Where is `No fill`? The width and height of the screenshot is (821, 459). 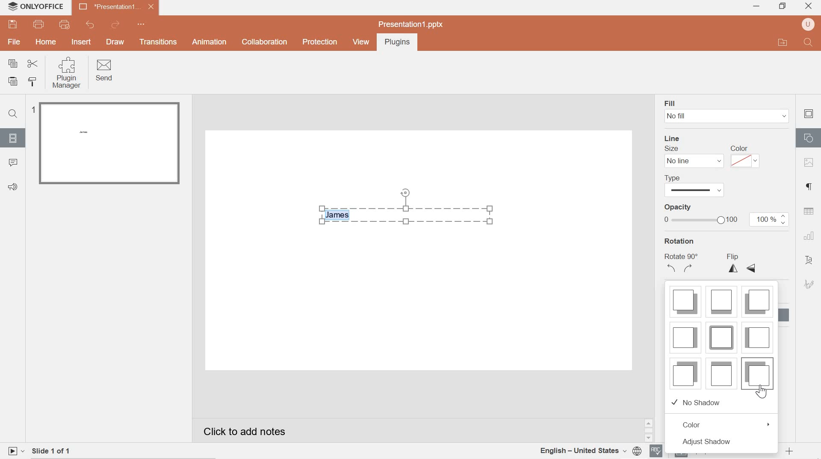
No fill is located at coordinates (726, 116).